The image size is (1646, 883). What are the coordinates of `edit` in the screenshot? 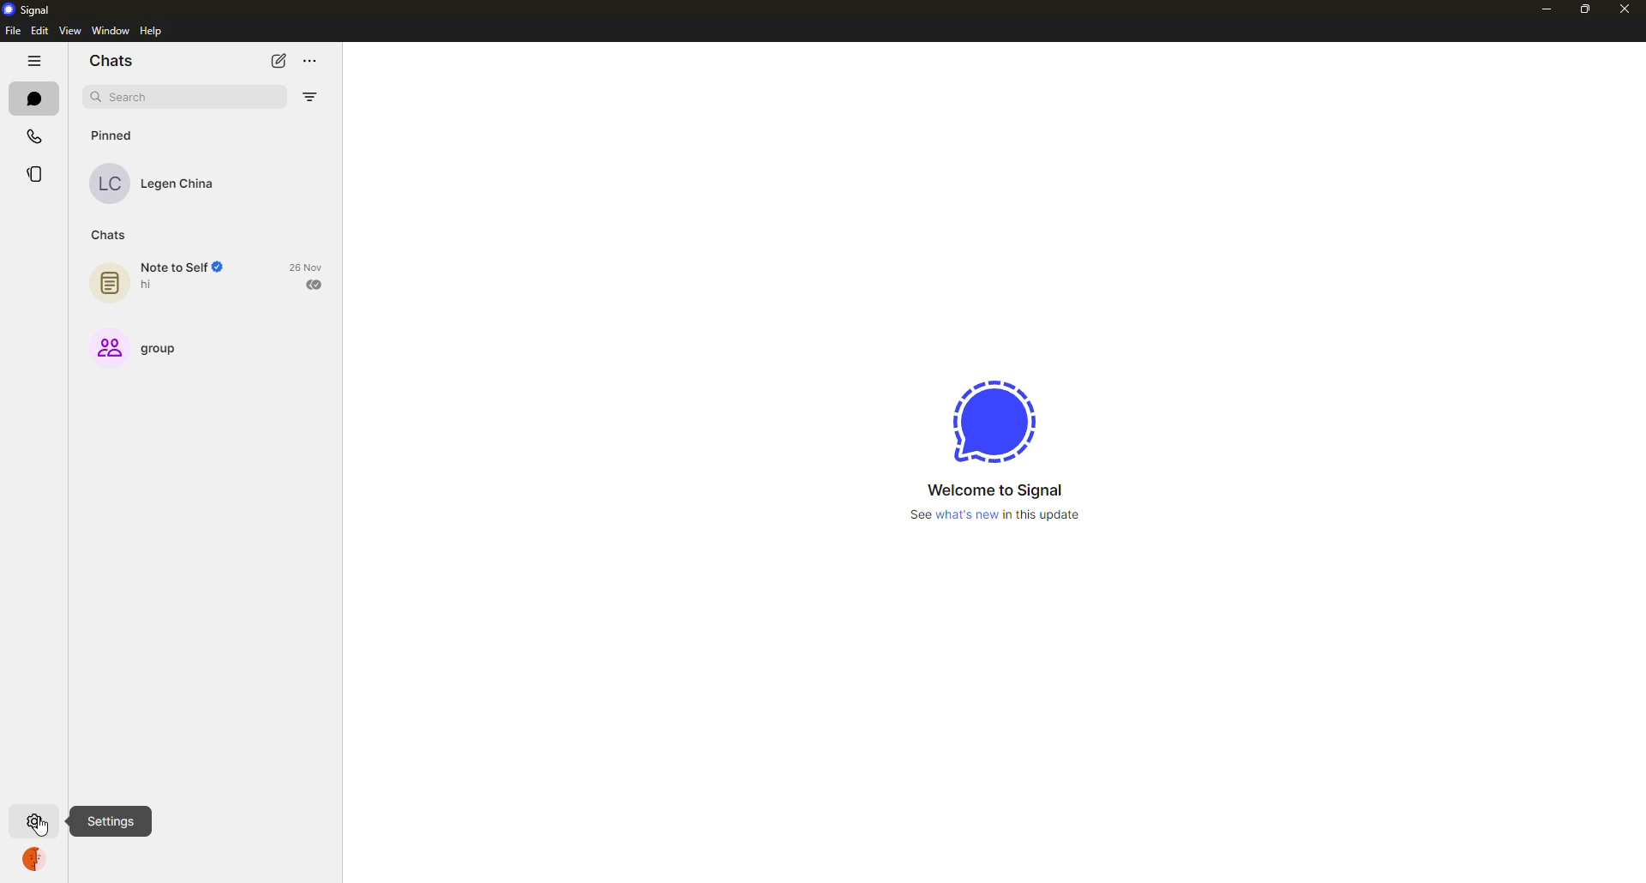 It's located at (39, 33).